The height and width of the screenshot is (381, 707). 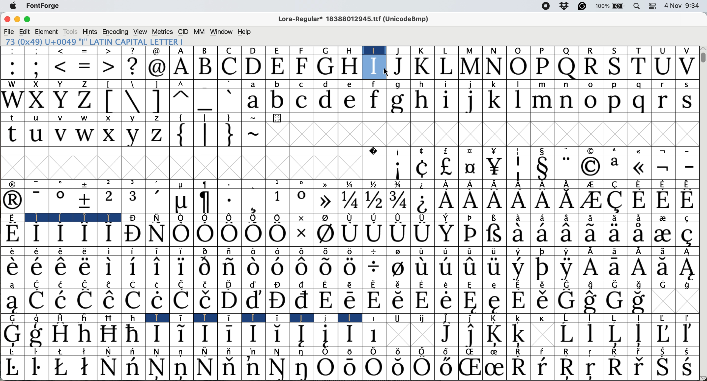 What do you see at coordinates (229, 301) in the screenshot?
I see `Symbol` at bounding box center [229, 301].